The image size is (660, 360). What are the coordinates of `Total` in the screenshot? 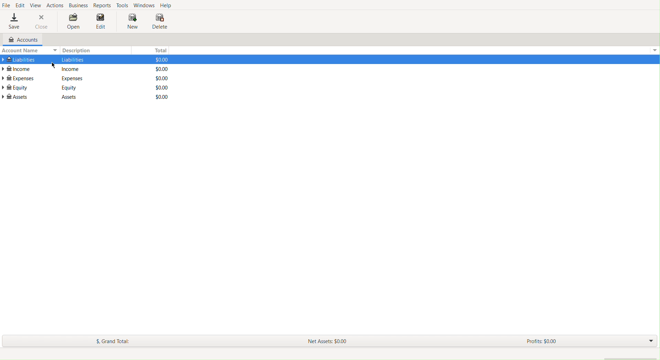 It's located at (159, 49).